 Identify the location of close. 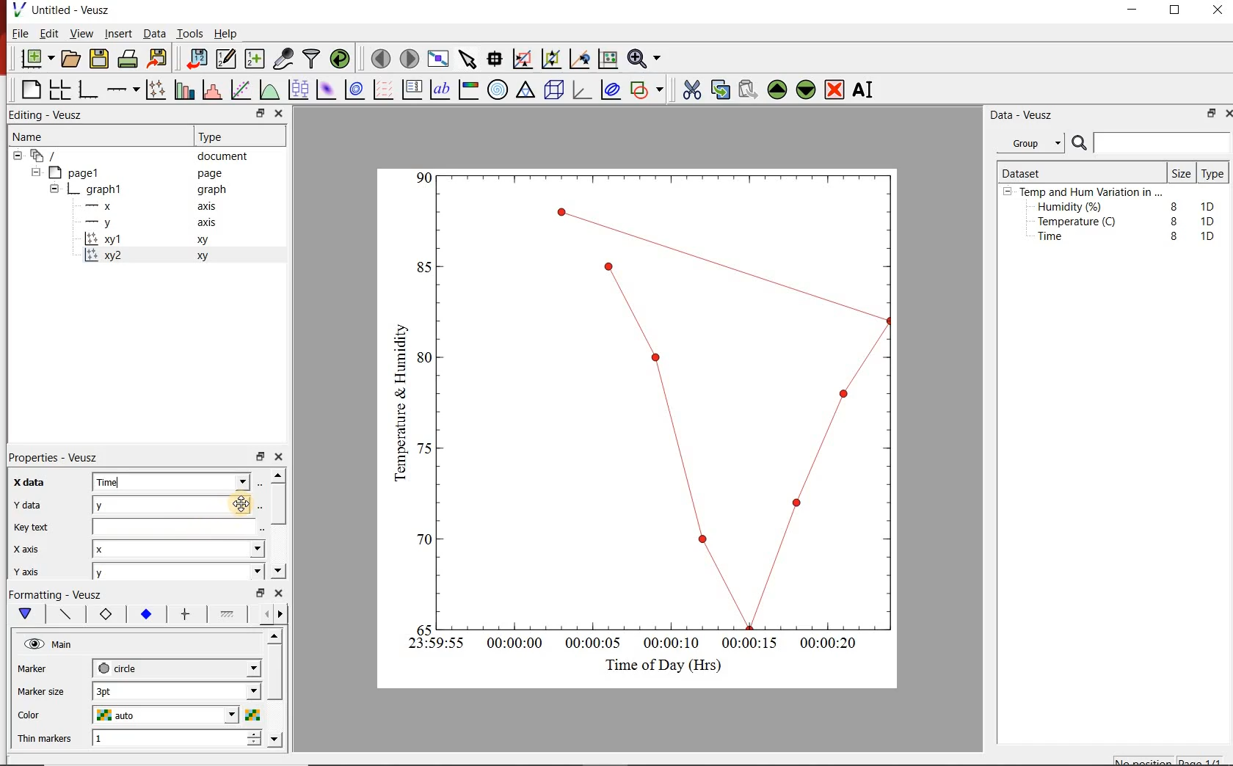
(283, 457).